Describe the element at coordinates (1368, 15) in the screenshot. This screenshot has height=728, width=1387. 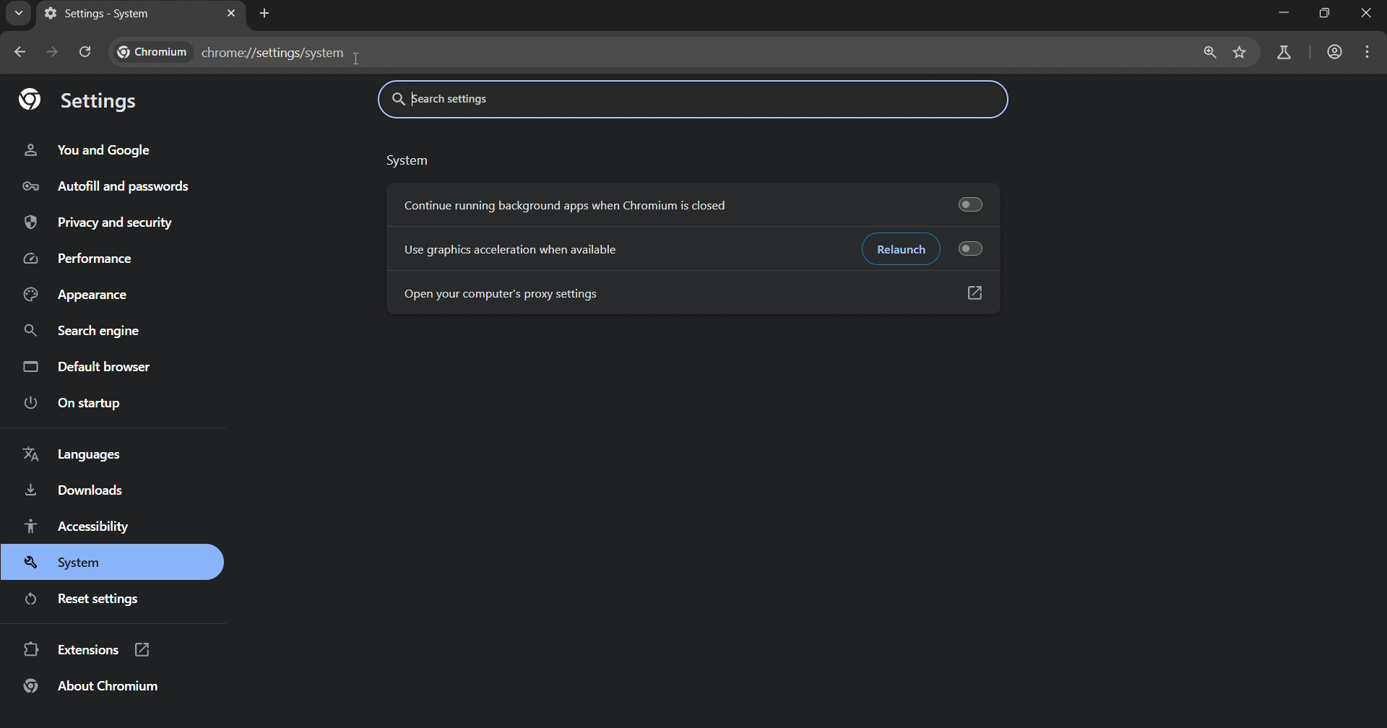
I see `Close` at that location.